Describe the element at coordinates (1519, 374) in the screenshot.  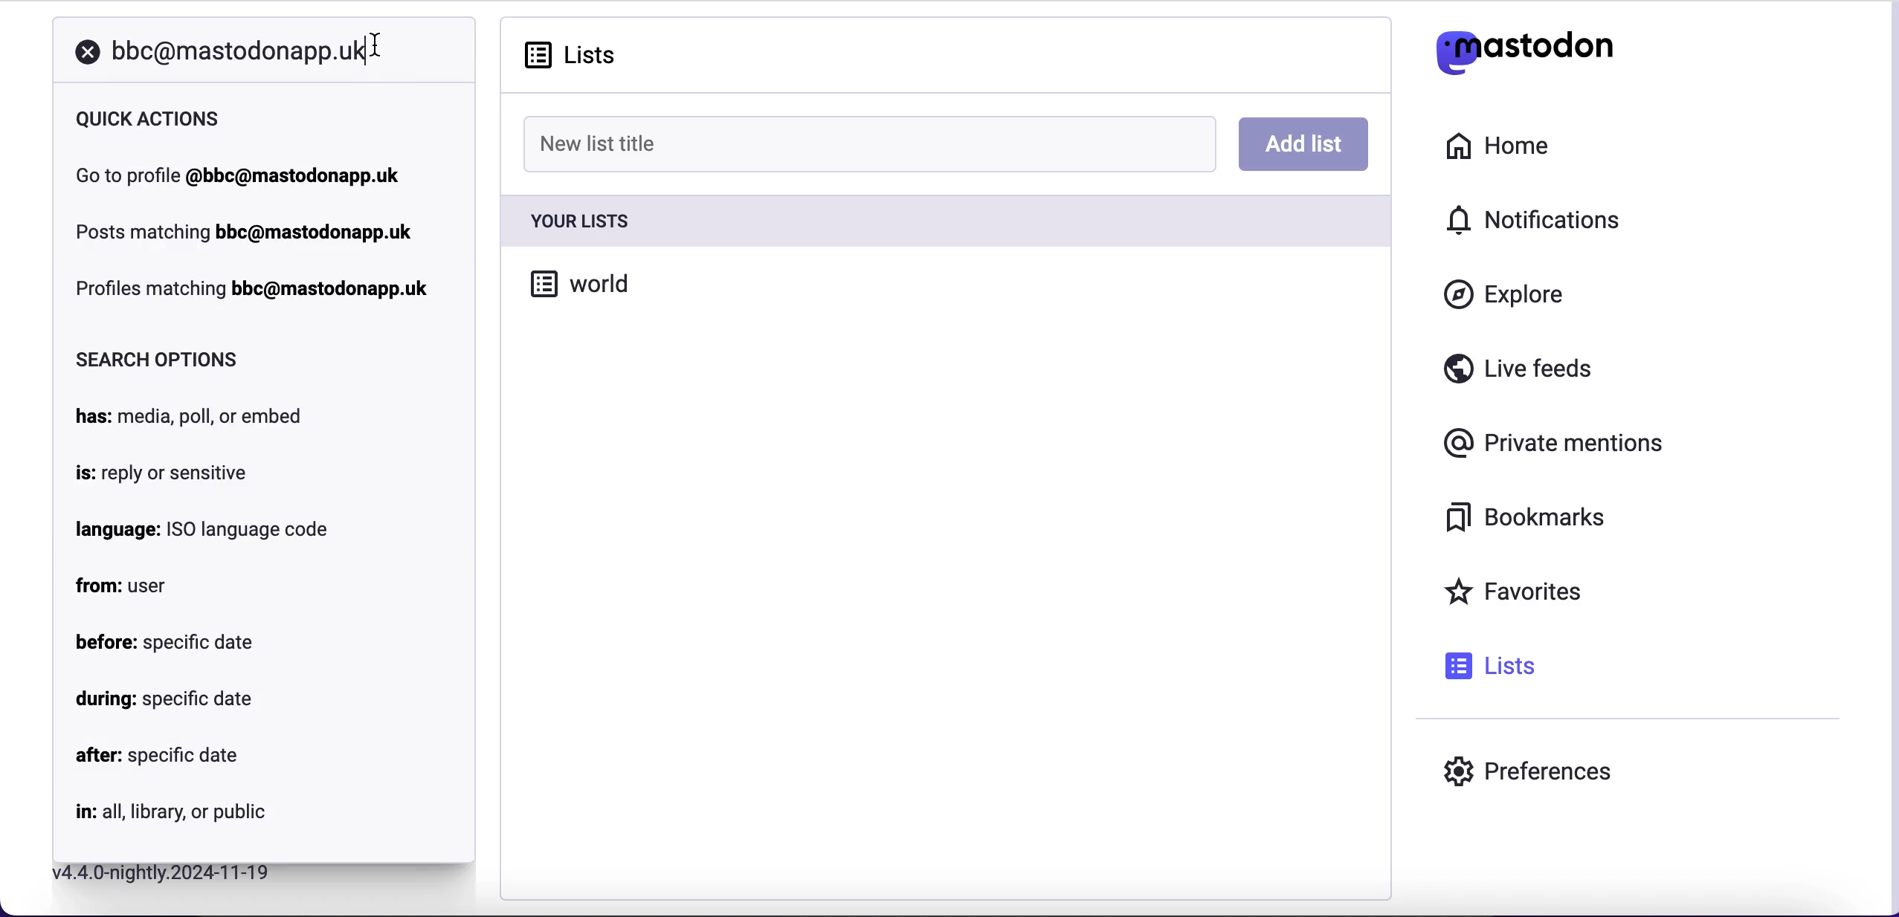
I see `live feeds` at that location.